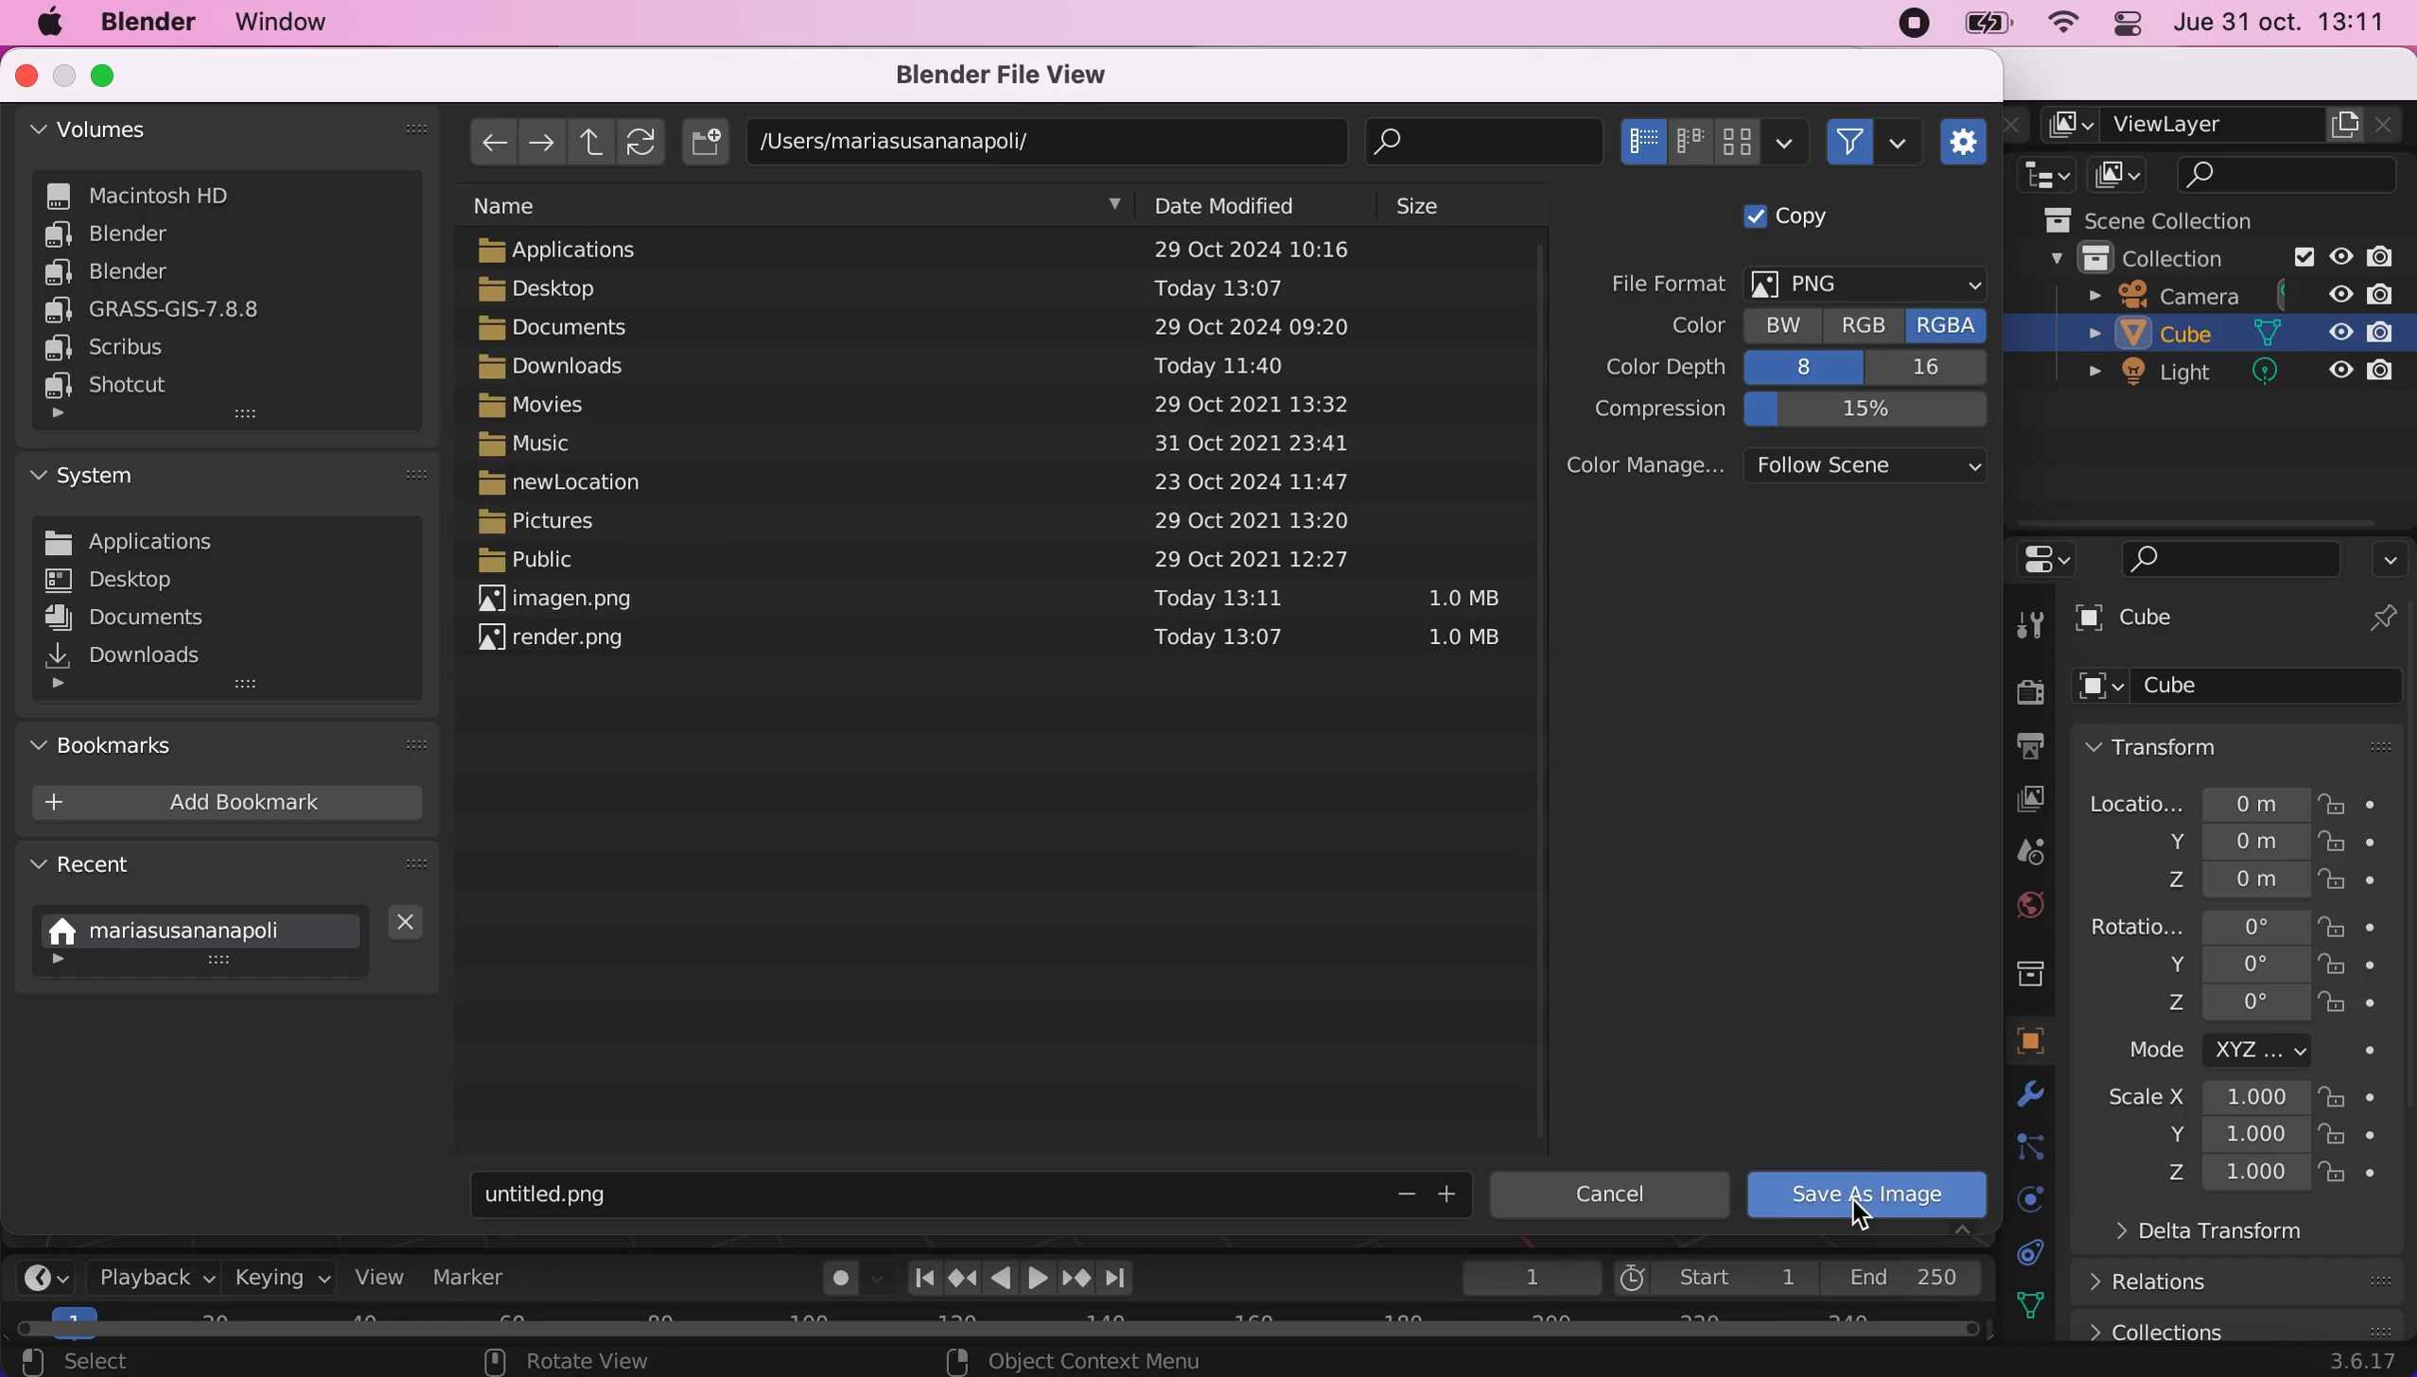 The height and width of the screenshot is (1377, 2417). What do you see at coordinates (1045, 142) in the screenshot?
I see `document location` at bounding box center [1045, 142].